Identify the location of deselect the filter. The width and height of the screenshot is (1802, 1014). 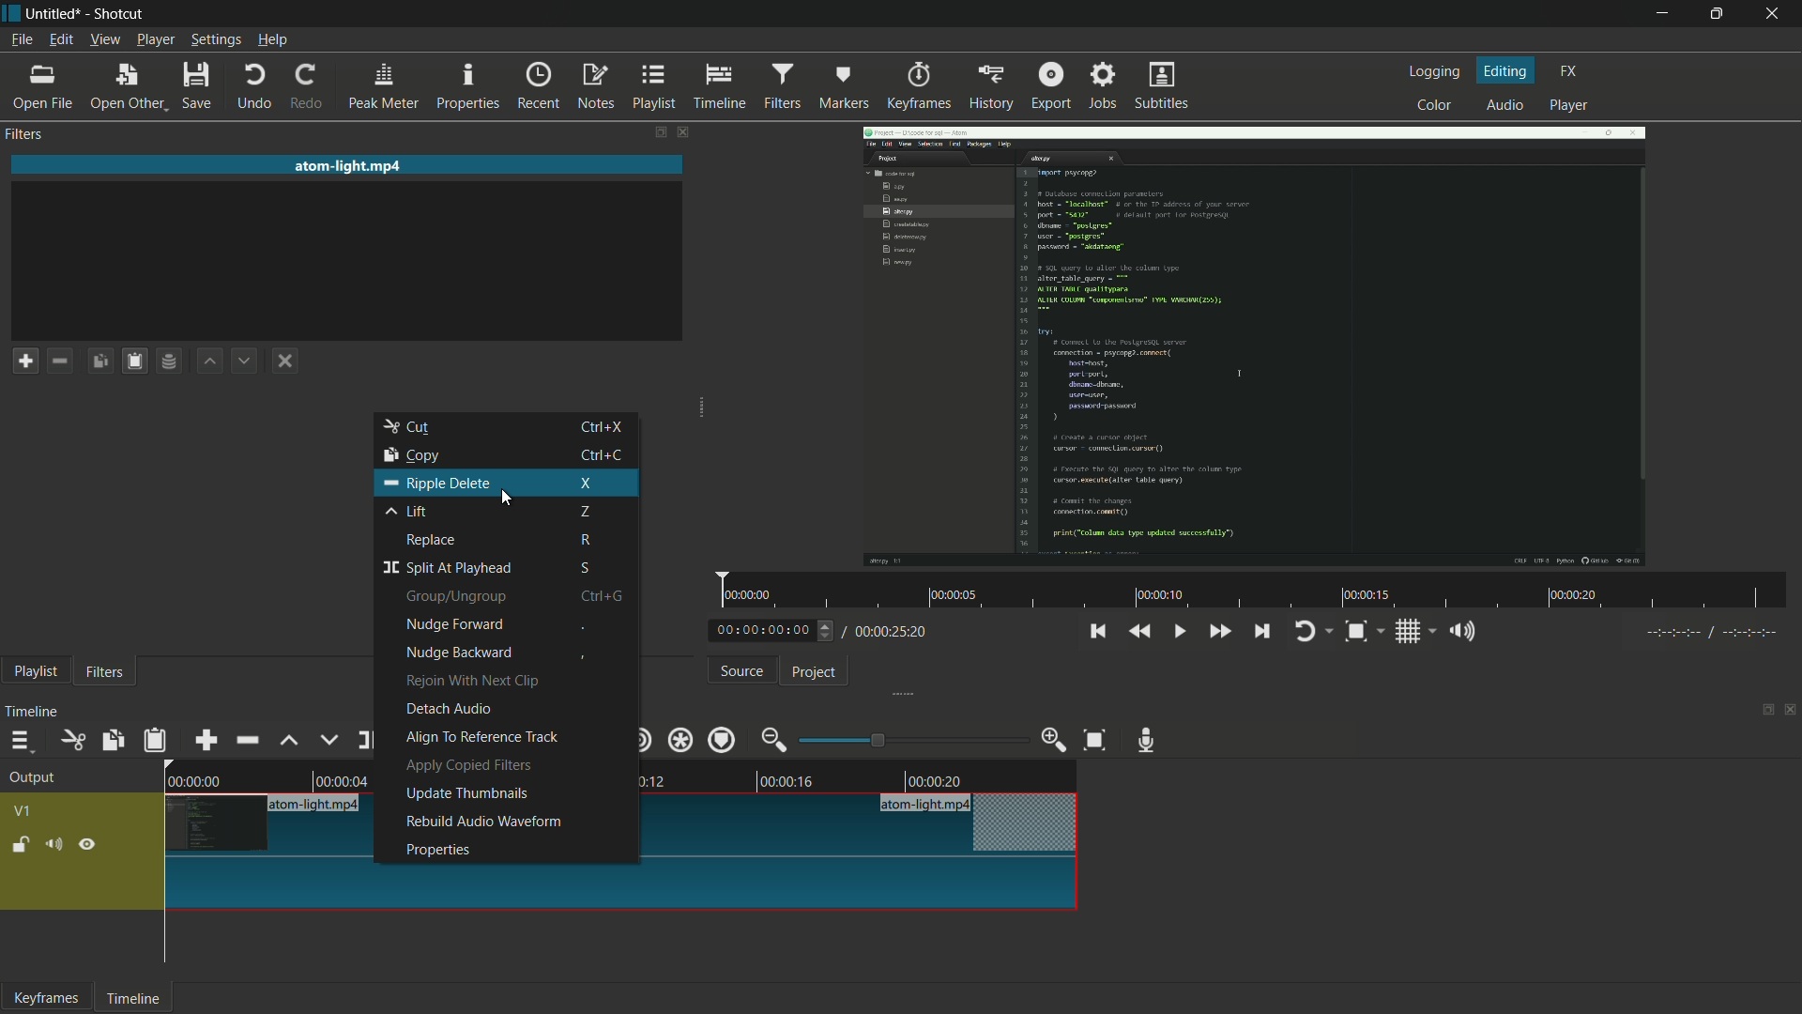
(284, 359).